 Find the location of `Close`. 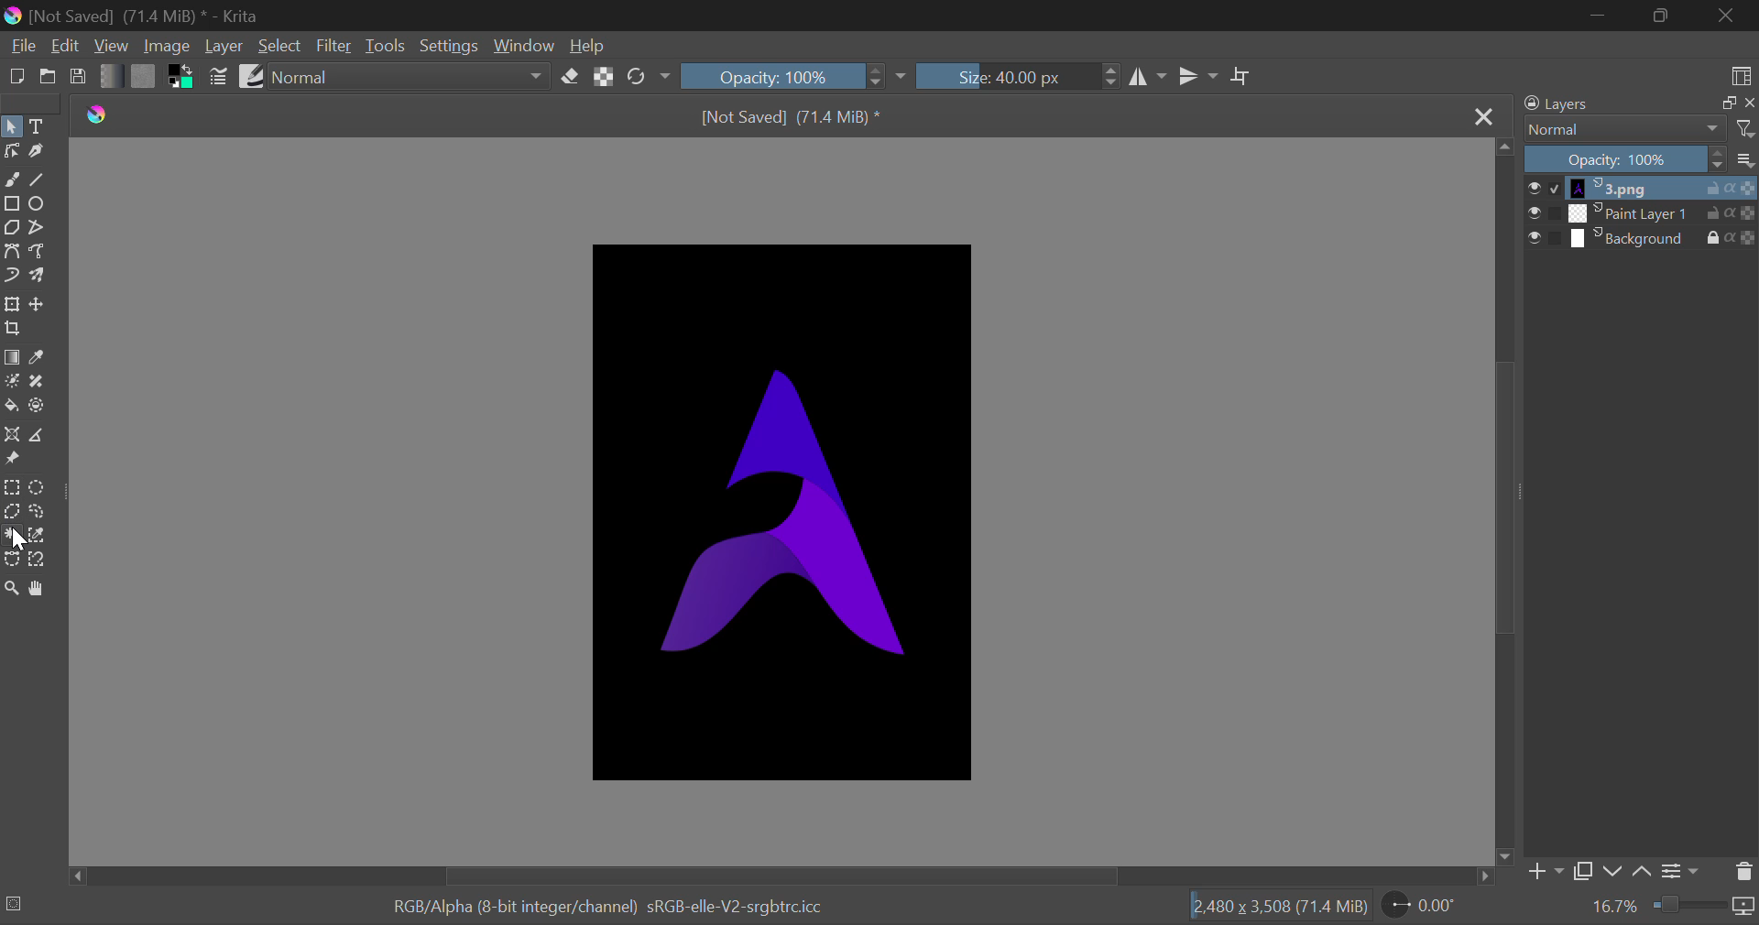

Close is located at coordinates (1727, 16).